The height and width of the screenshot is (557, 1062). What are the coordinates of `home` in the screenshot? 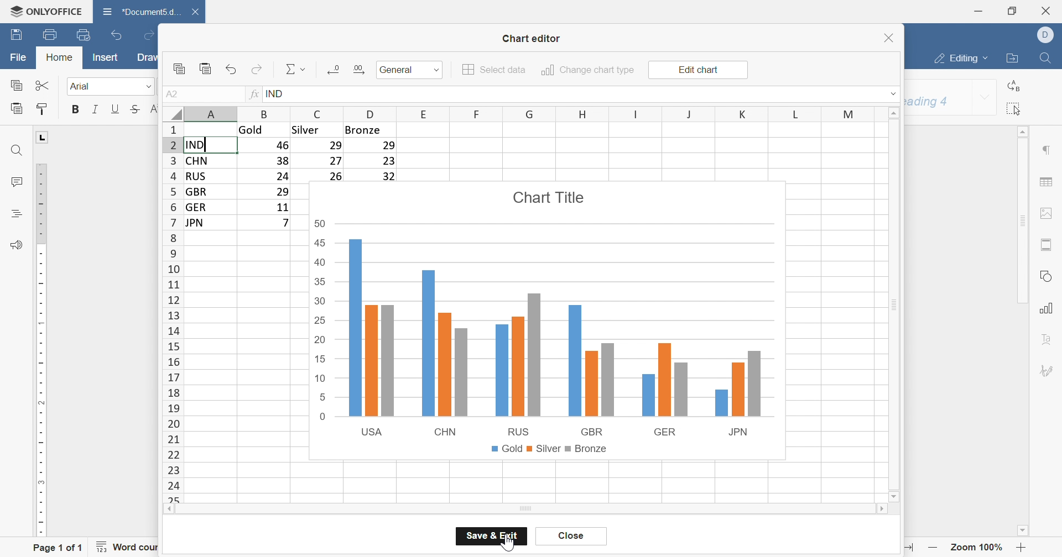 It's located at (60, 56).